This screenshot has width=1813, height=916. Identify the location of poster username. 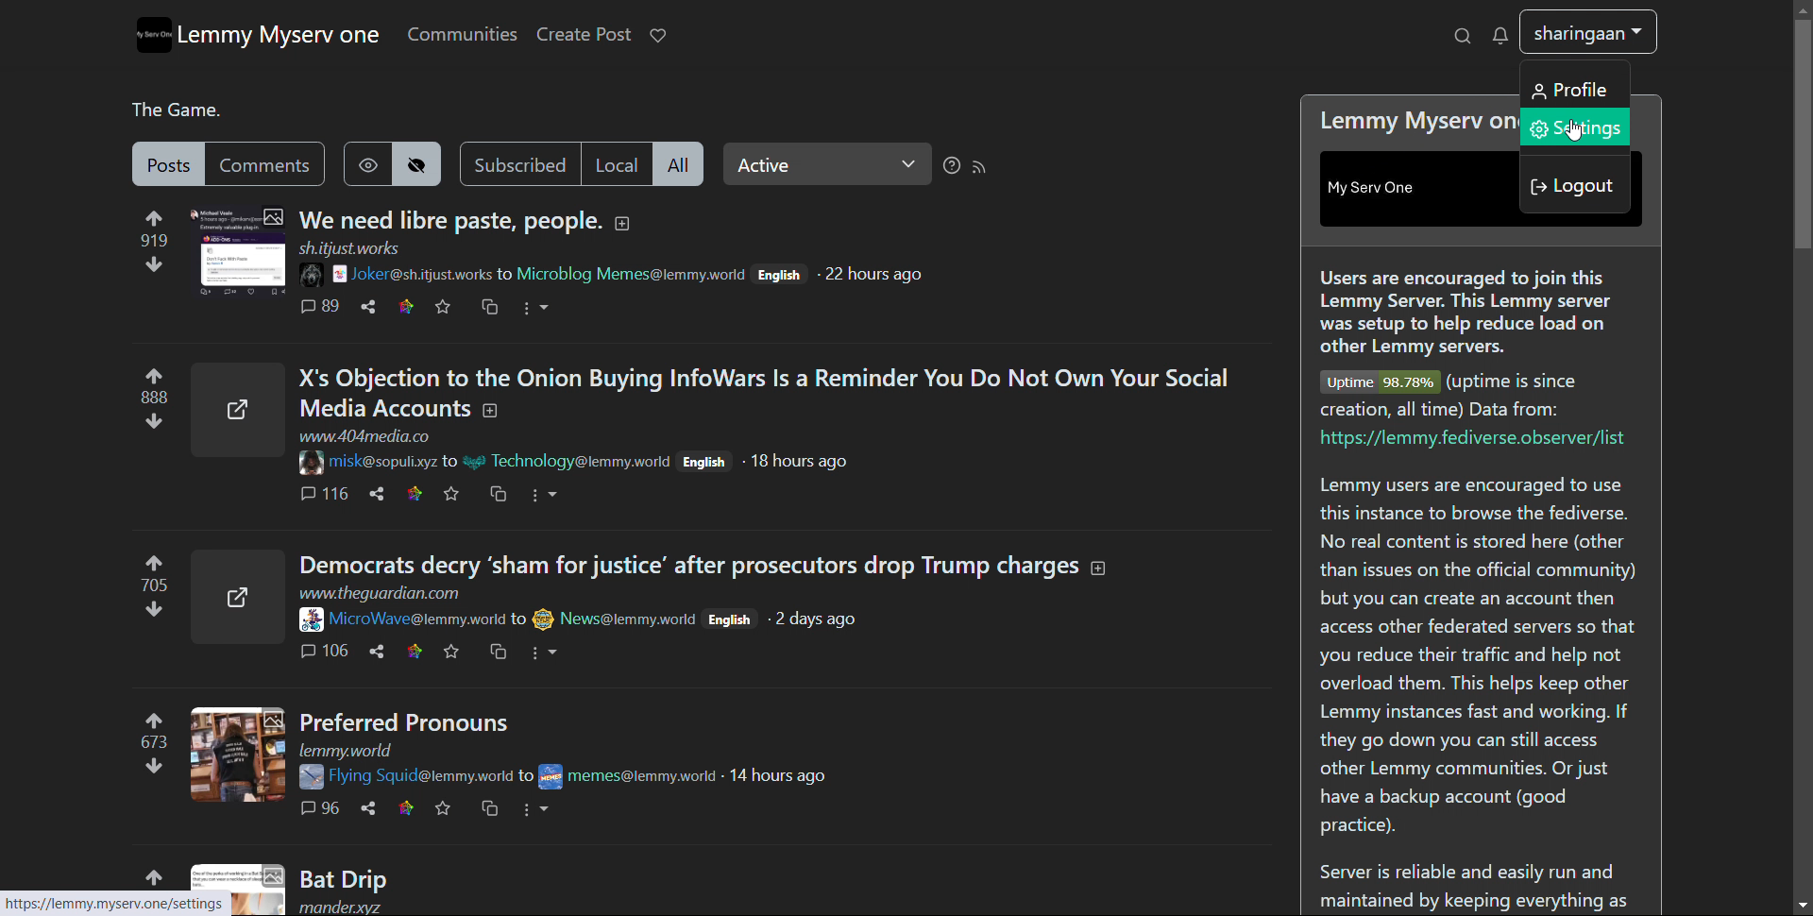
(579, 463).